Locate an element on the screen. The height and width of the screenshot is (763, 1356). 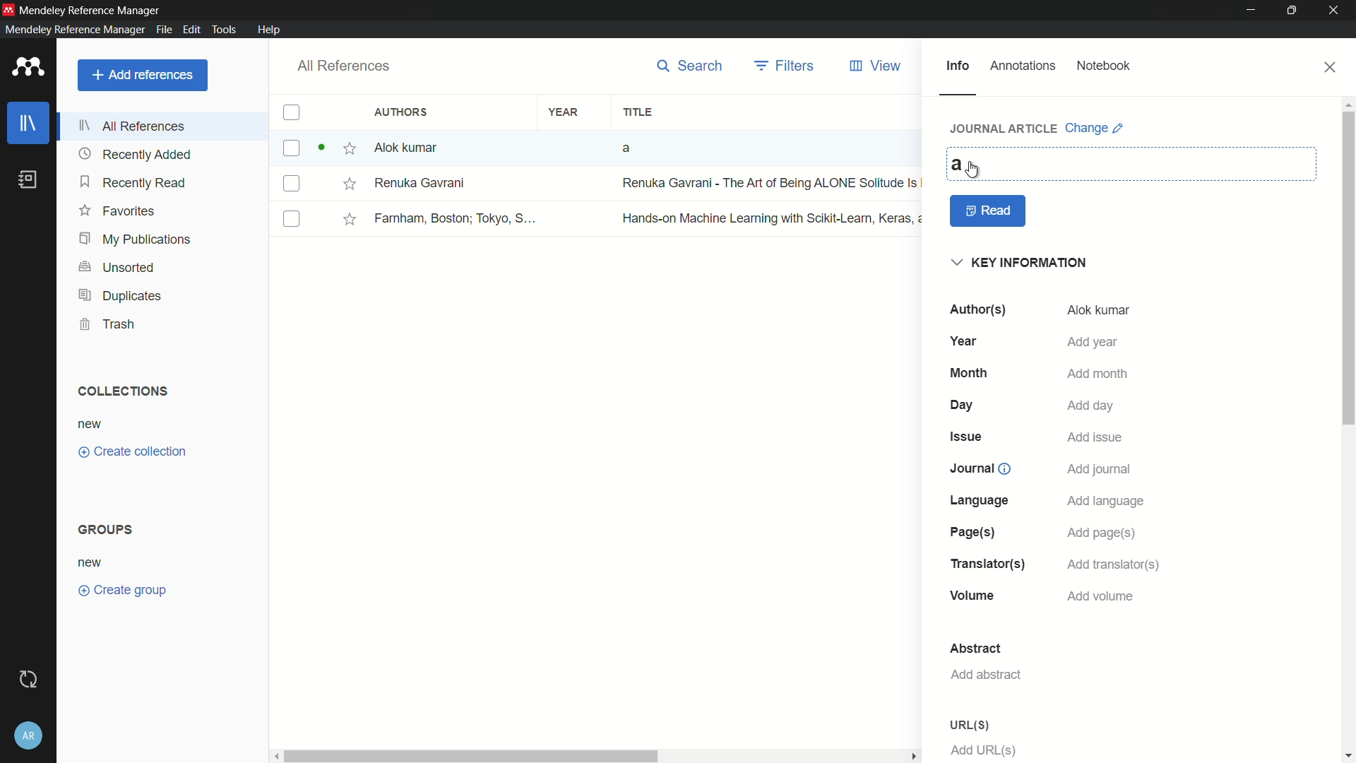
add month is located at coordinates (1098, 375).